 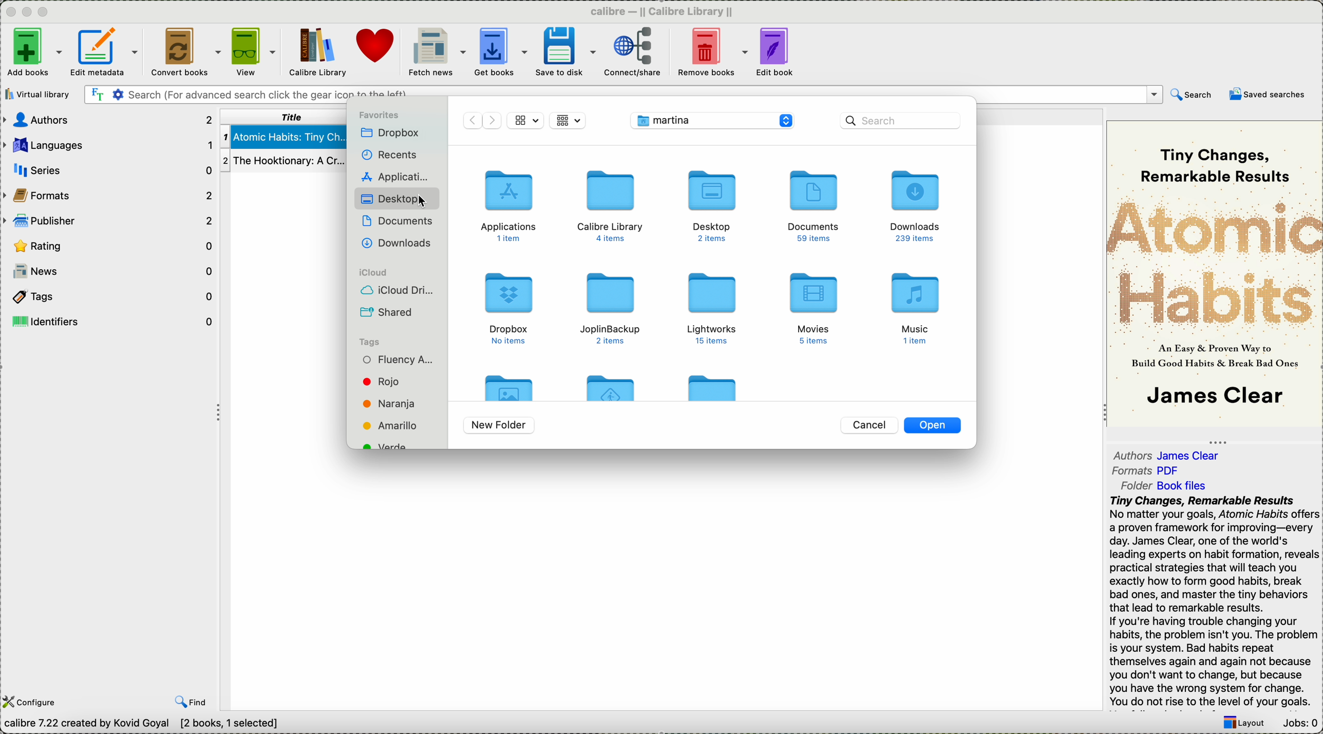 I want to click on save to disk, so click(x=563, y=51).